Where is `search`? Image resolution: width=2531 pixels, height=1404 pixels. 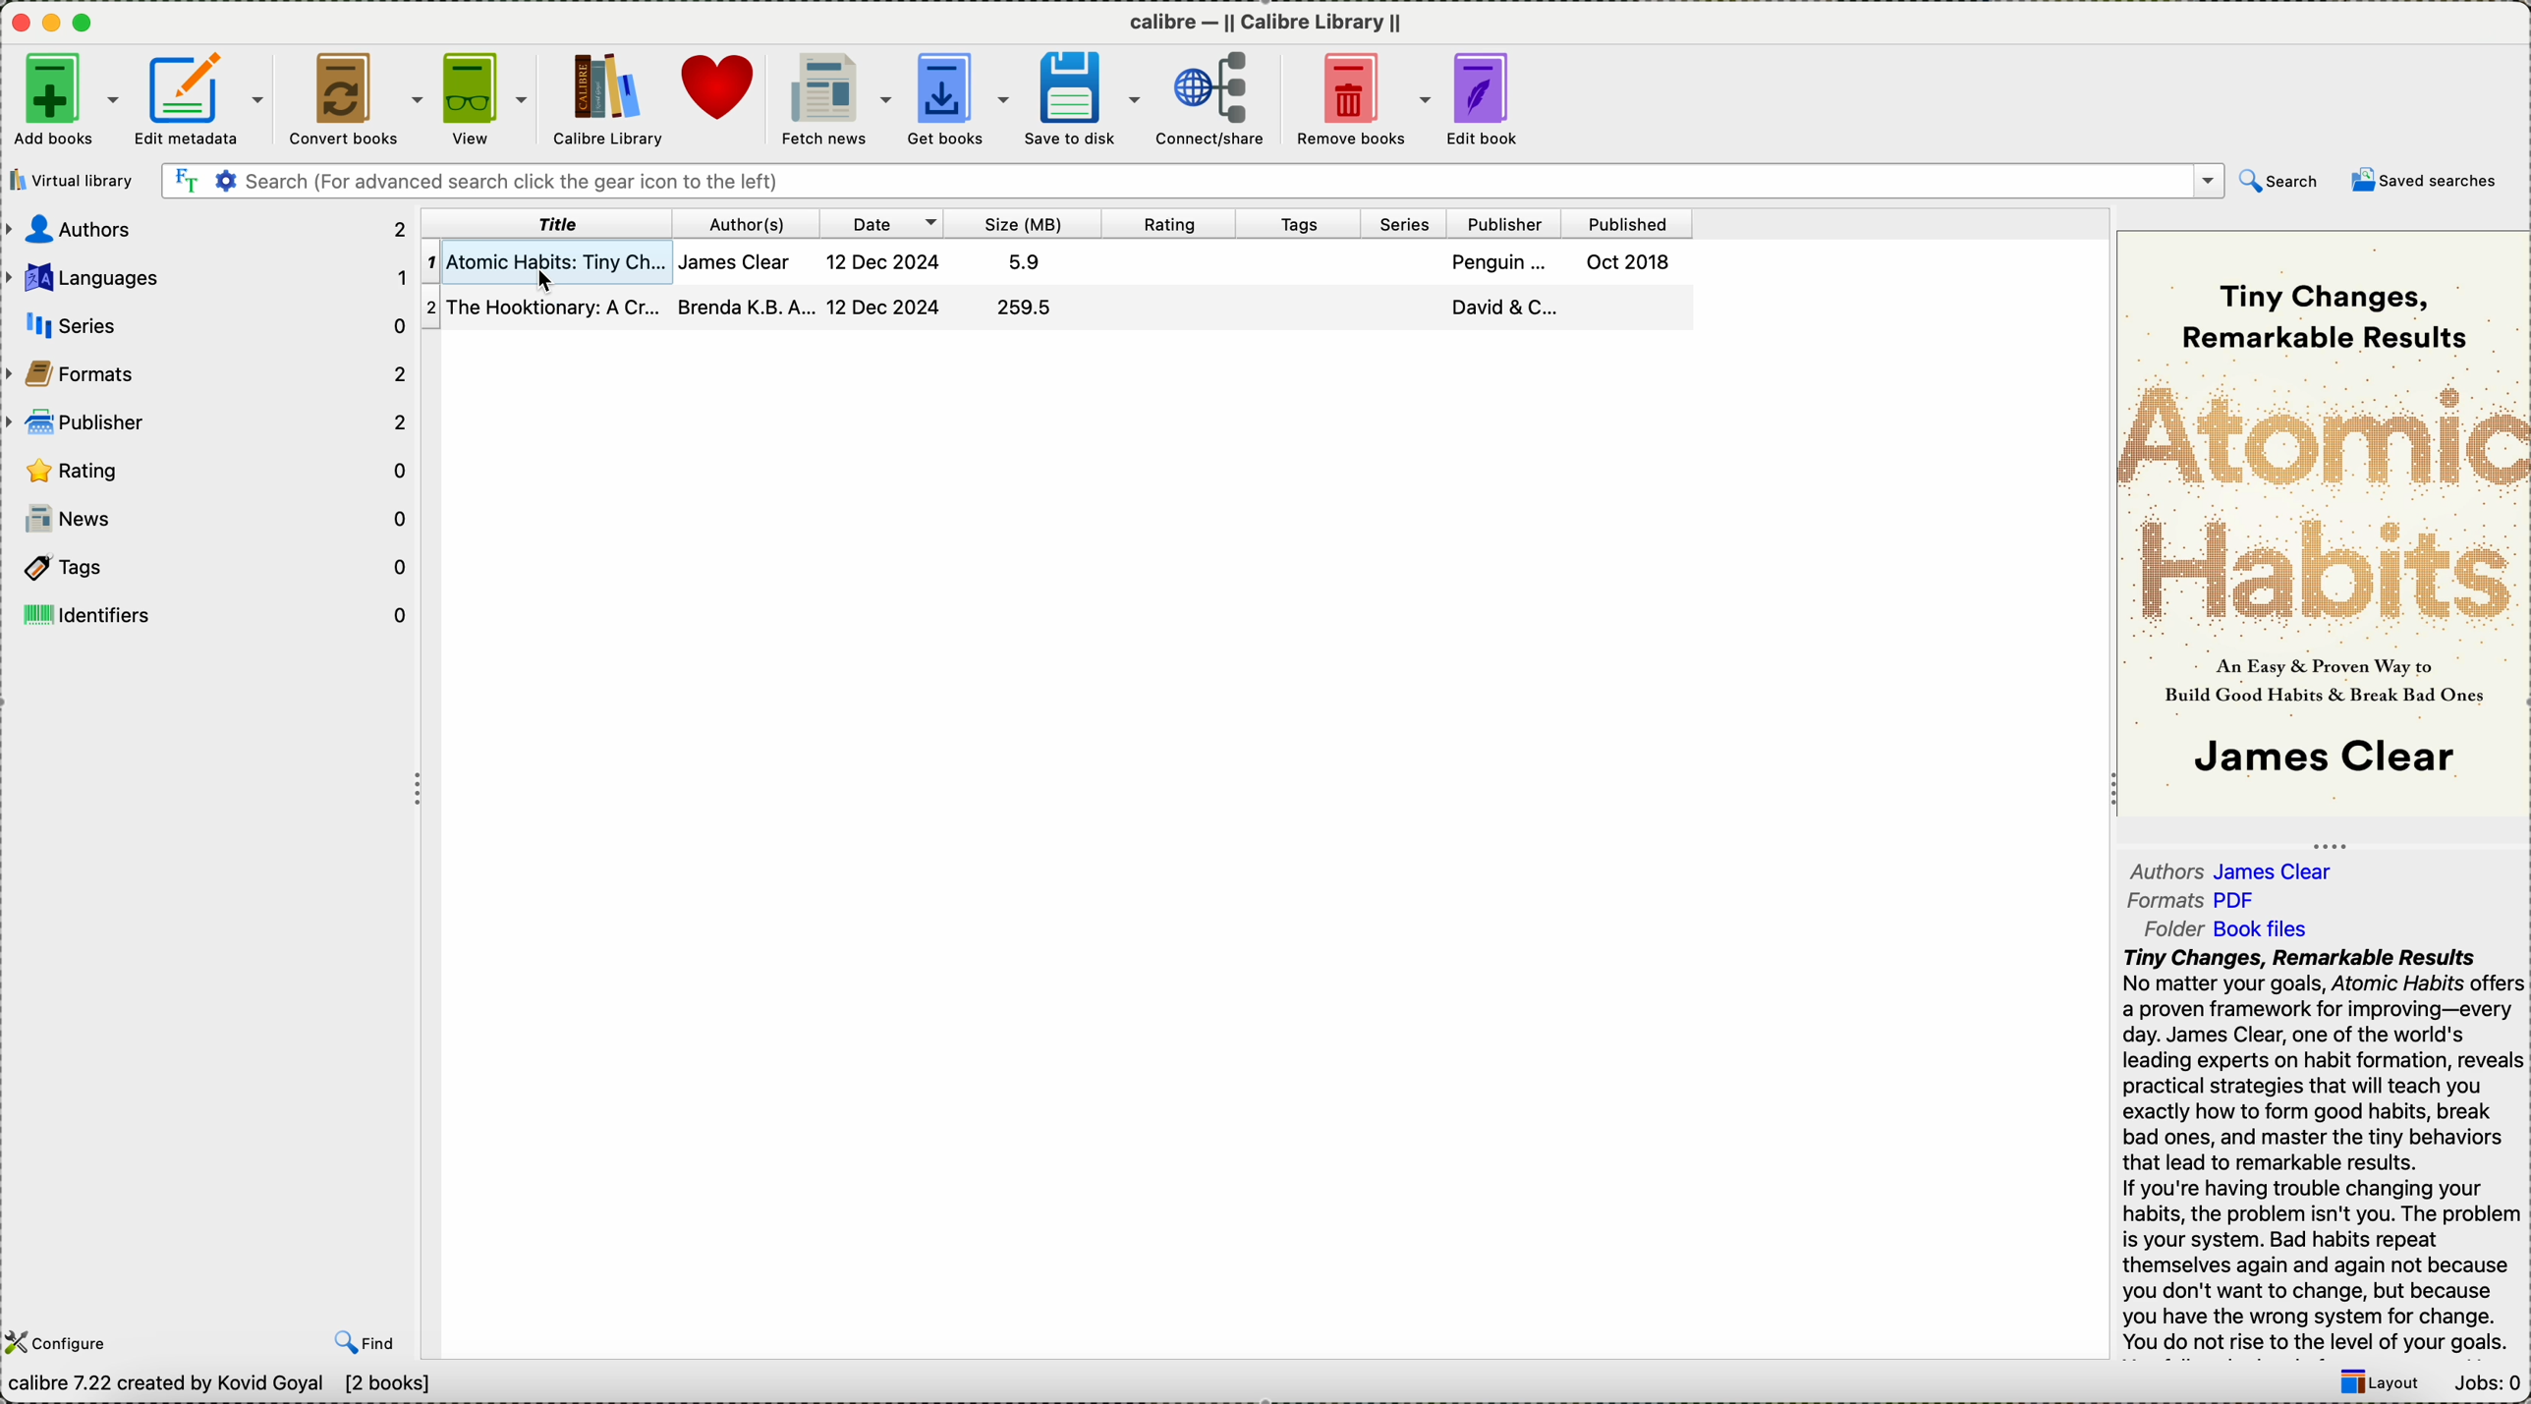
search is located at coordinates (2278, 180).